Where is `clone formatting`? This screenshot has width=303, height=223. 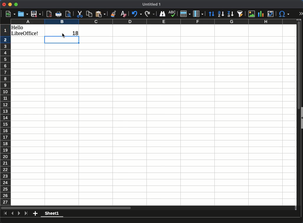
clone formatting is located at coordinates (113, 14).